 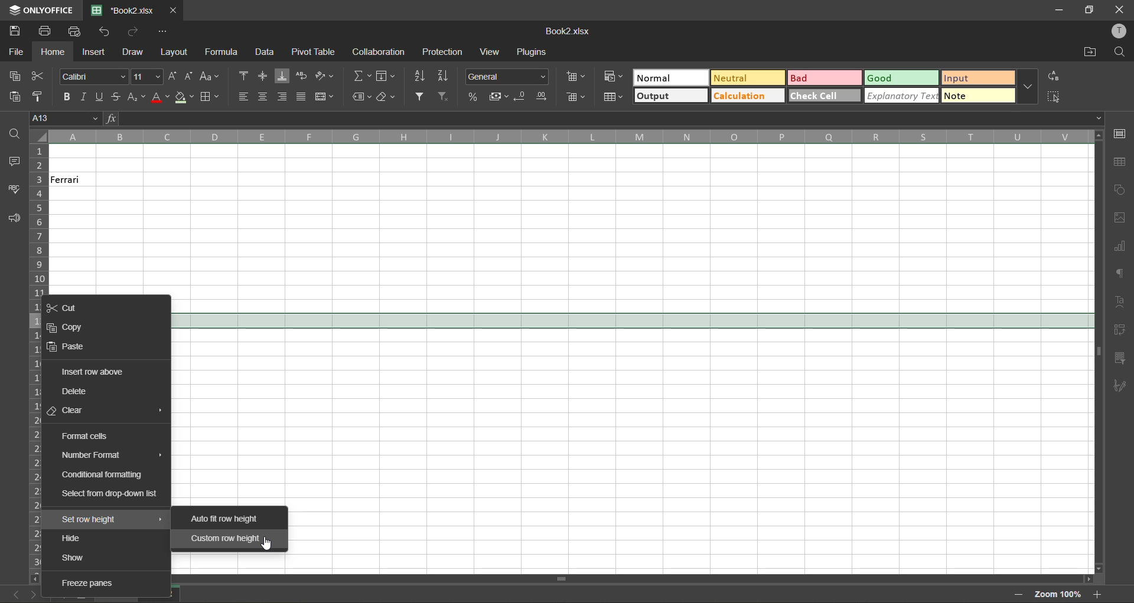 I want to click on good, so click(x=900, y=78).